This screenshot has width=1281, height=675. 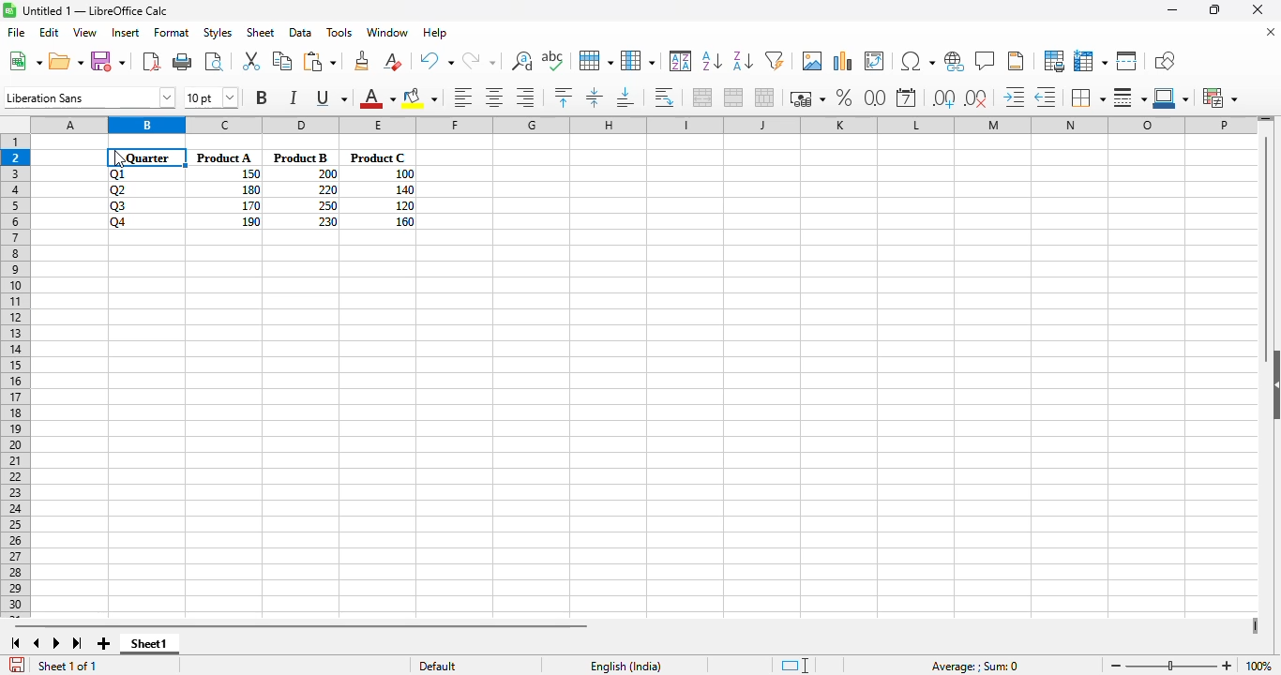 What do you see at coordinates (626, 97) in the screenshot?
I see `align bottom` at bounding box center [626, 97].